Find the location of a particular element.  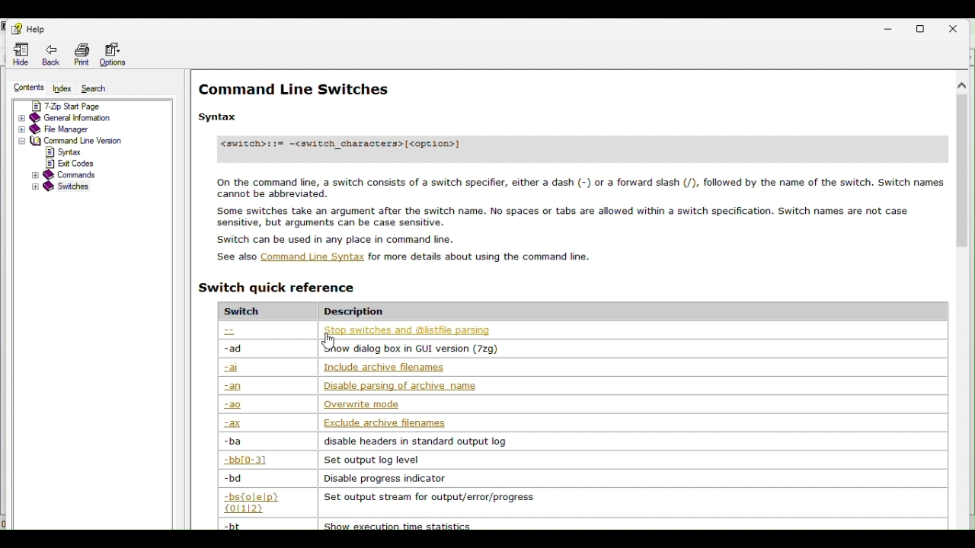

‘disable headers in standard output log is located at coordinates (423, 441).